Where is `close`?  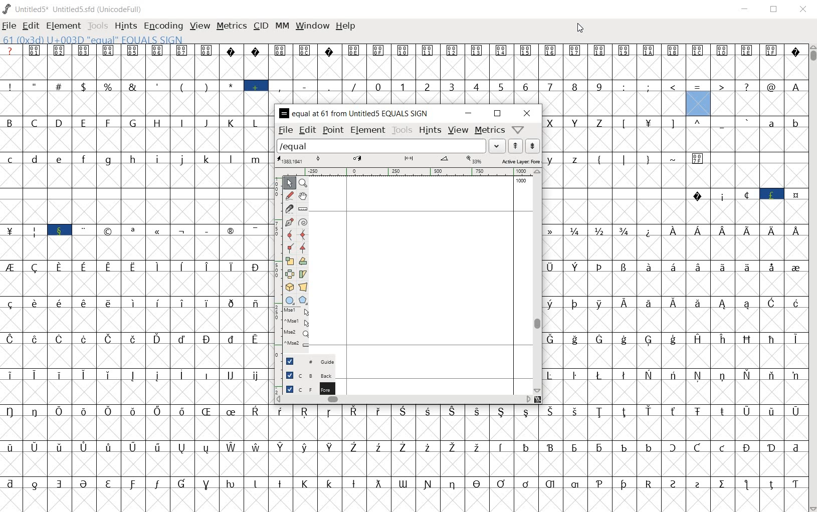
close is located at coordinates (528, 114).